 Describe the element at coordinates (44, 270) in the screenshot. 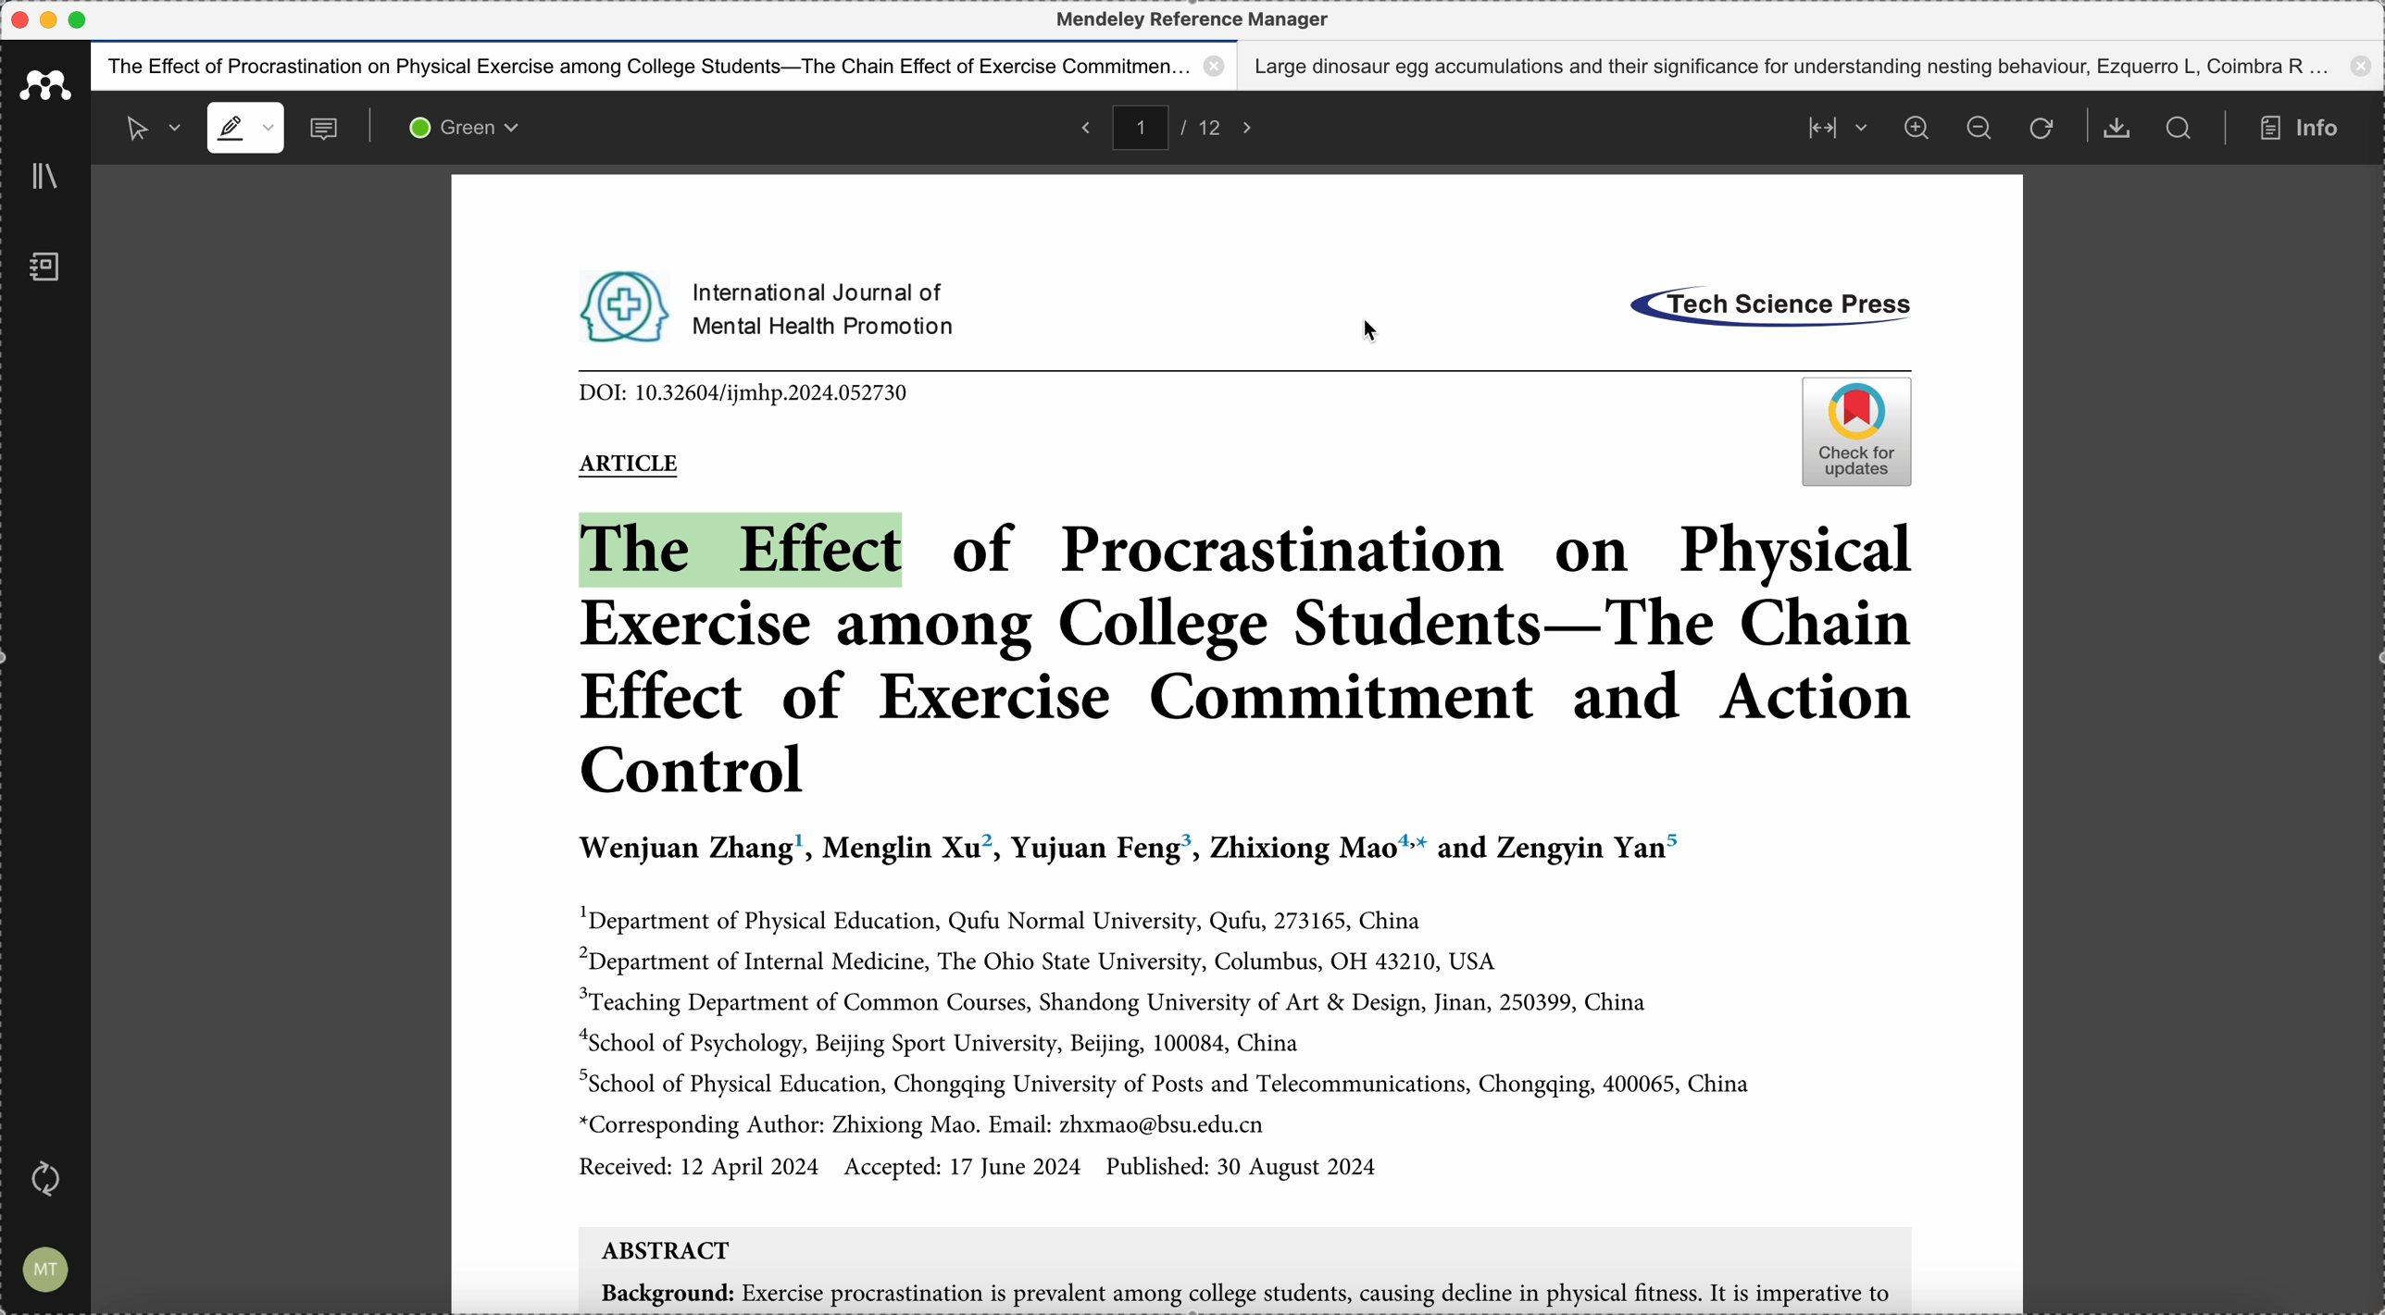

I see `notebook` at that location.